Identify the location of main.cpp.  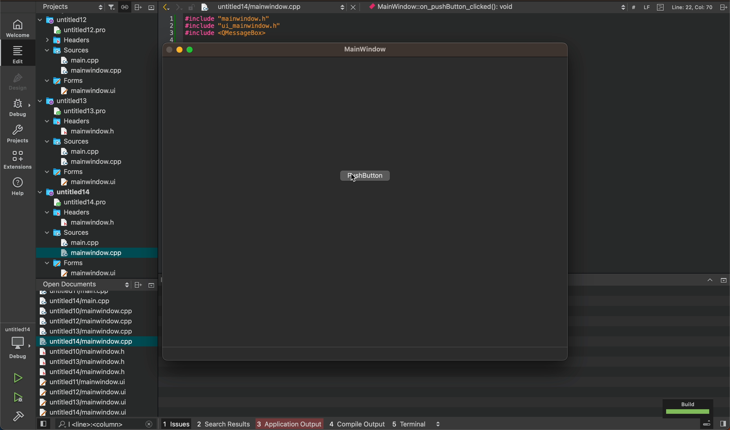
(75, 152).